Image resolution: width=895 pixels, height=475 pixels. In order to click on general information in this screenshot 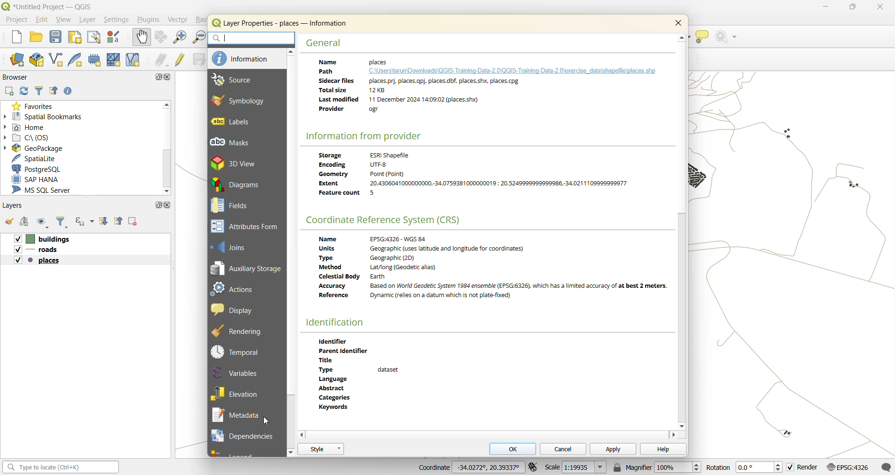, I will do `click(484, 90)`.